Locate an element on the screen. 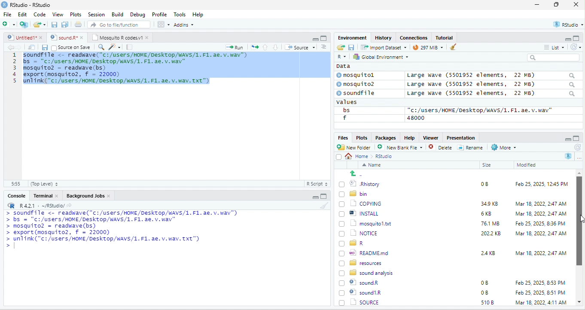  hy Global Environment ~ is located at coordinates (378, 57).